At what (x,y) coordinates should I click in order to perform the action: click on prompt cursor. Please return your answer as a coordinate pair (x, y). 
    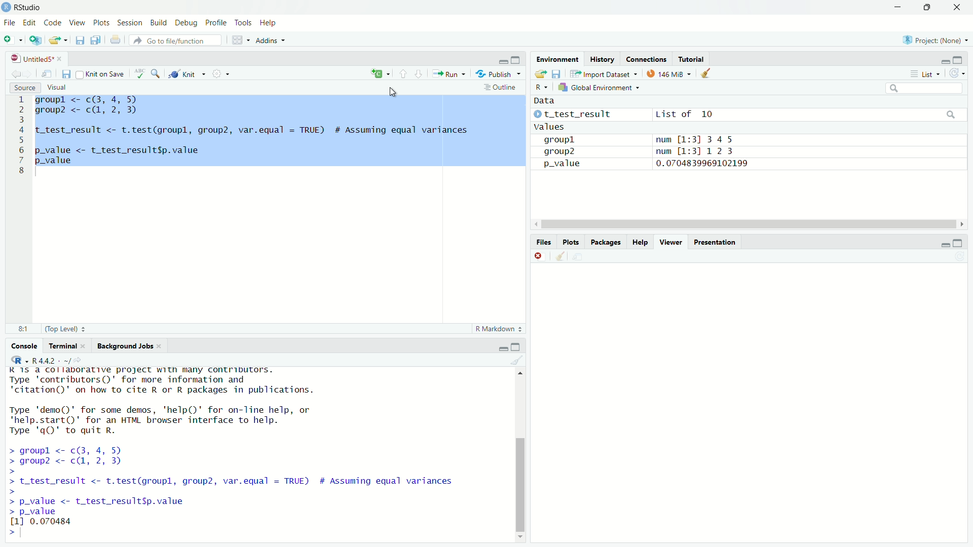
    Looking at the image, I should click on (12, 531).